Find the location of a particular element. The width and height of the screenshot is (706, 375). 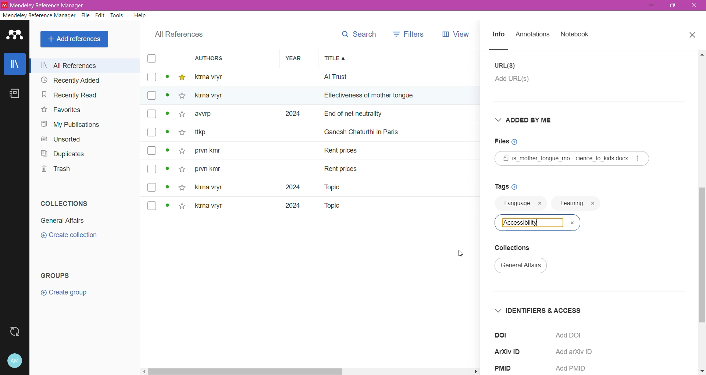

URL(S) is located at coordinates (506, 65).